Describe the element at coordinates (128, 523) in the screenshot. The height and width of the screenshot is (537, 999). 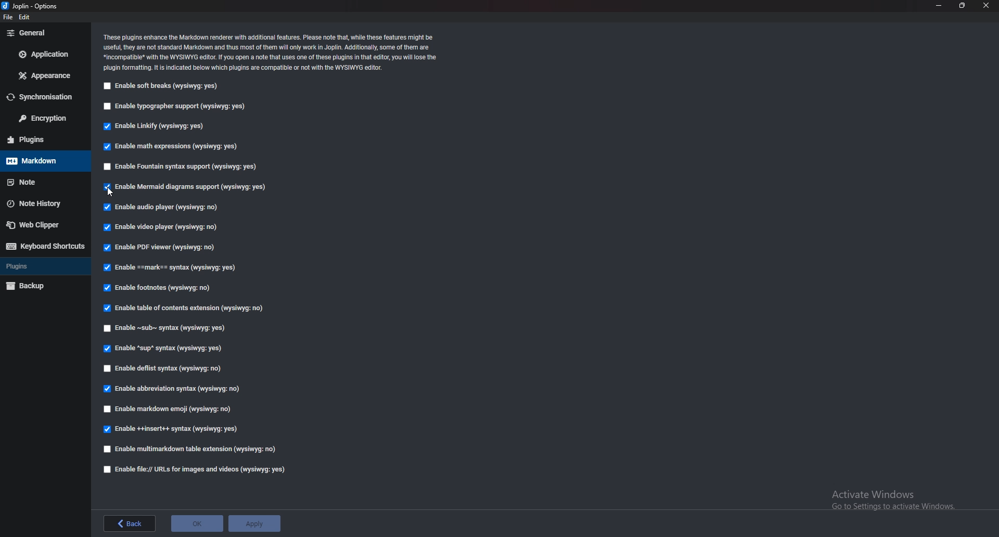
I see `back` at that location.